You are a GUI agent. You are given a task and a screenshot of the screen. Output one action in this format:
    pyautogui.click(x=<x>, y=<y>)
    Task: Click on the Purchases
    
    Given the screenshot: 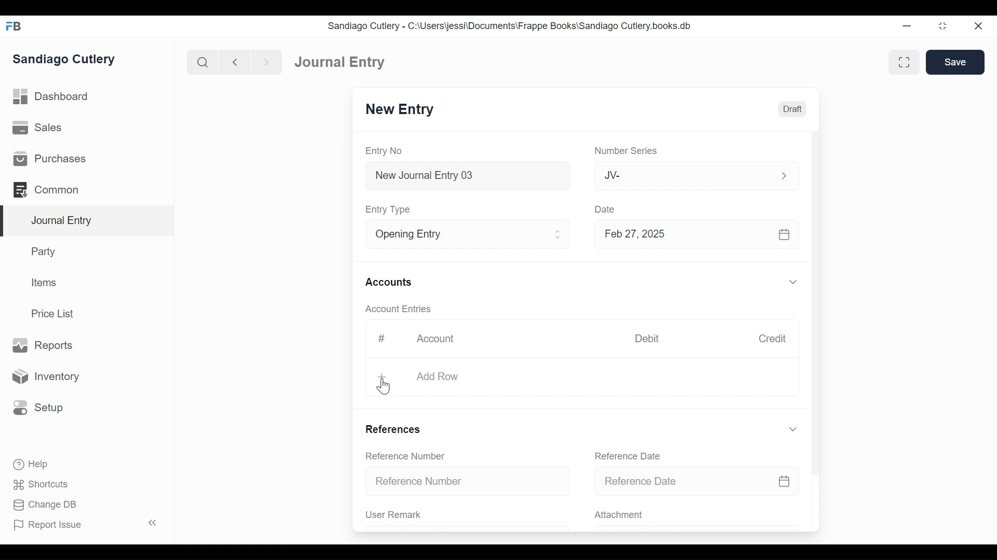 What is the action you would take?
    pyautogui.click(x=51, y=159)
    